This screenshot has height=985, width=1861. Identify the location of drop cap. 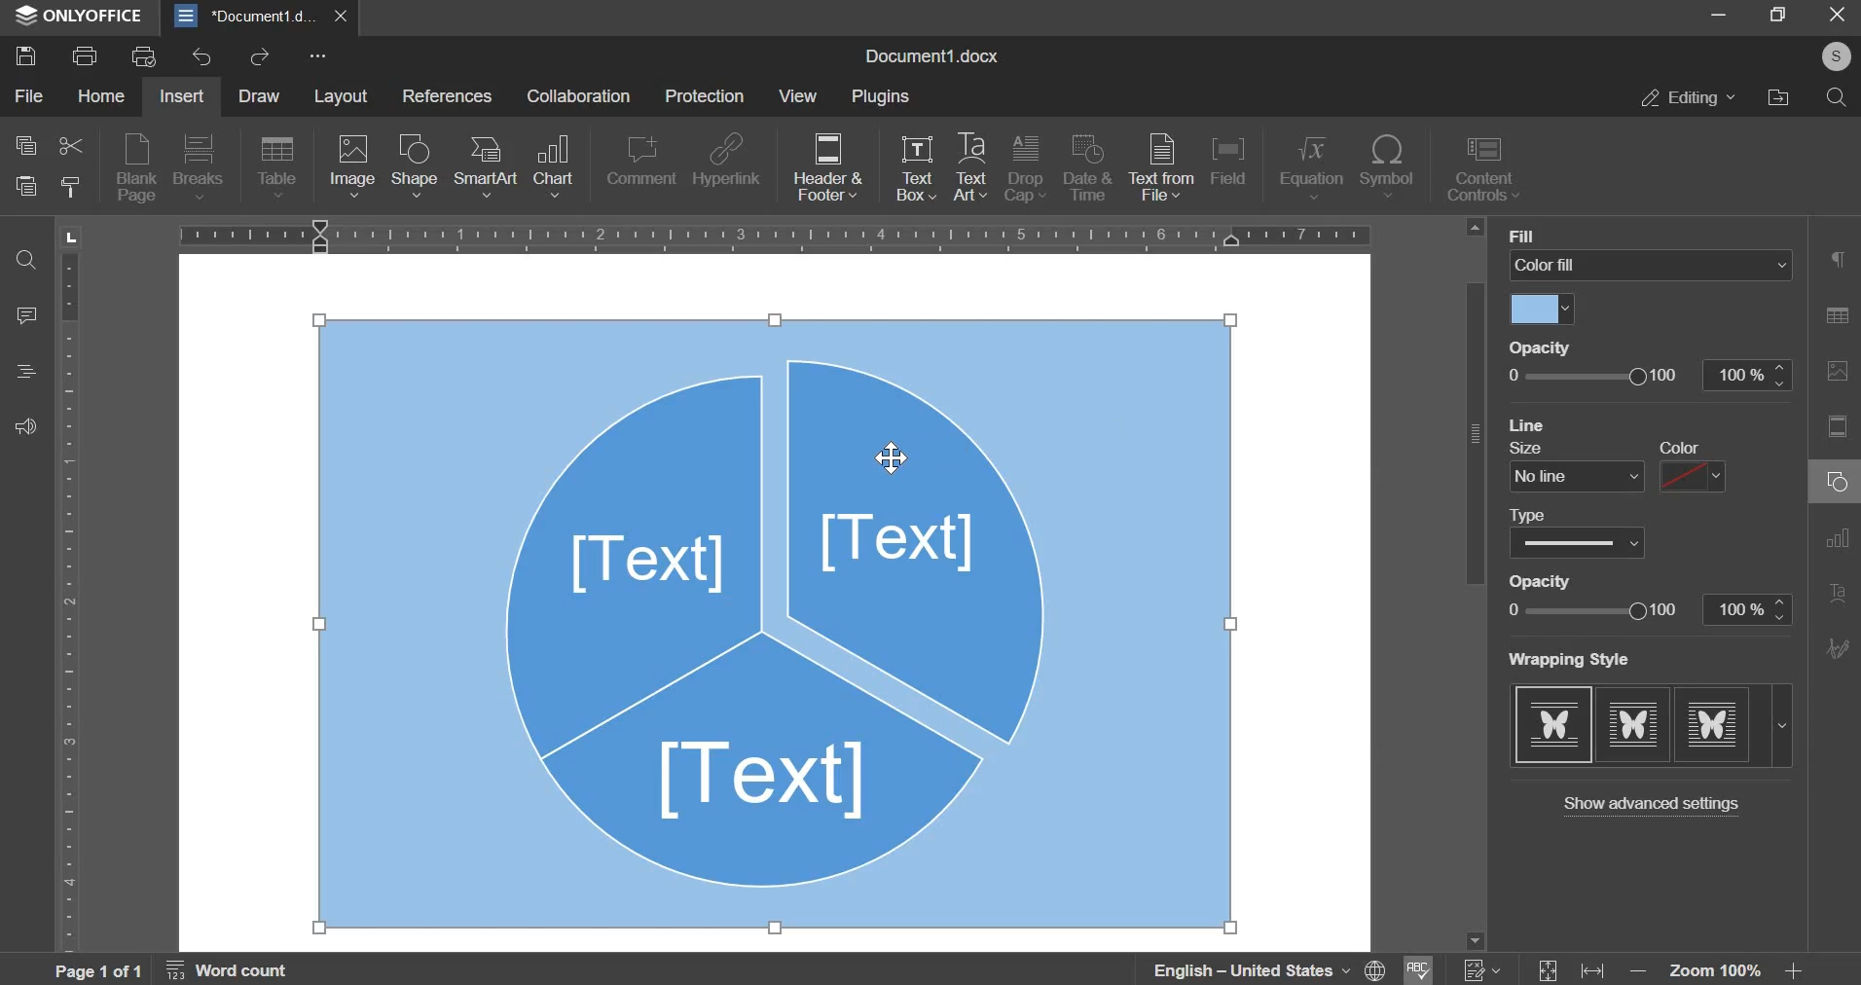
(1026, 171).